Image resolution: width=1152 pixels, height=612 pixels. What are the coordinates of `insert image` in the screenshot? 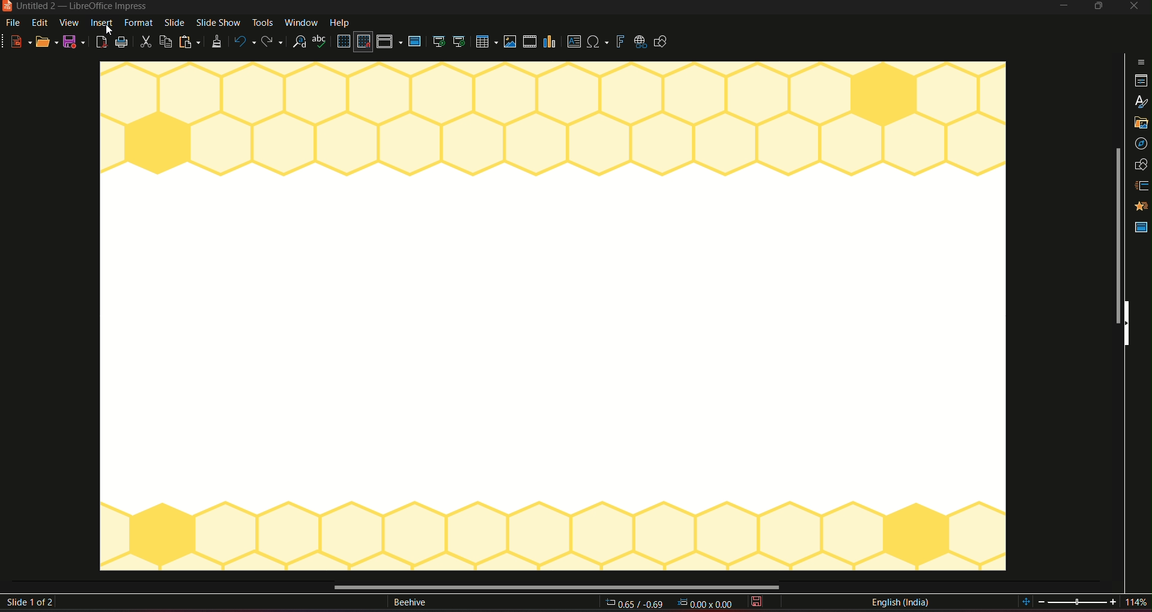 It's located at (509, 41).